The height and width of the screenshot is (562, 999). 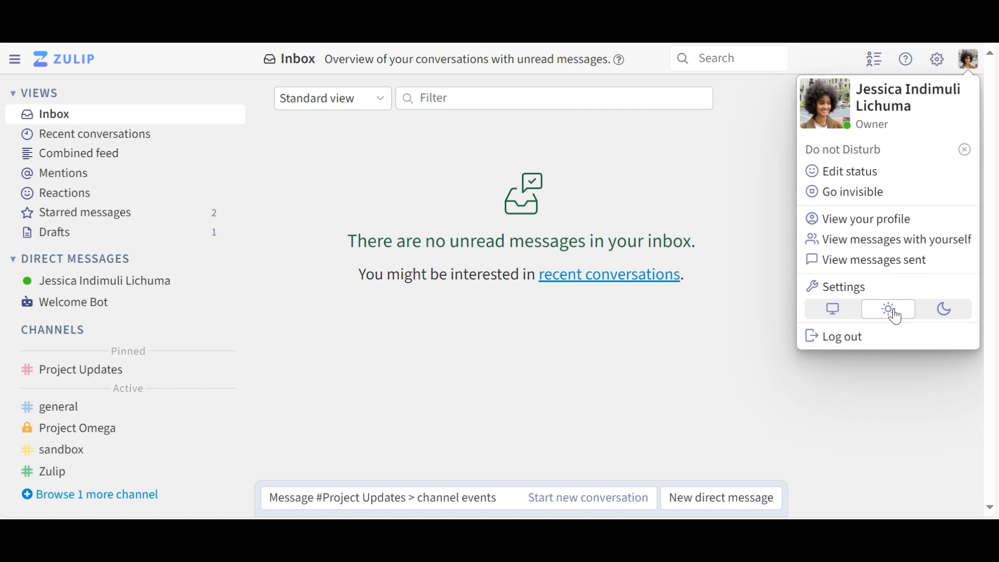 I want to click on settings, so click(x=936, y=59).